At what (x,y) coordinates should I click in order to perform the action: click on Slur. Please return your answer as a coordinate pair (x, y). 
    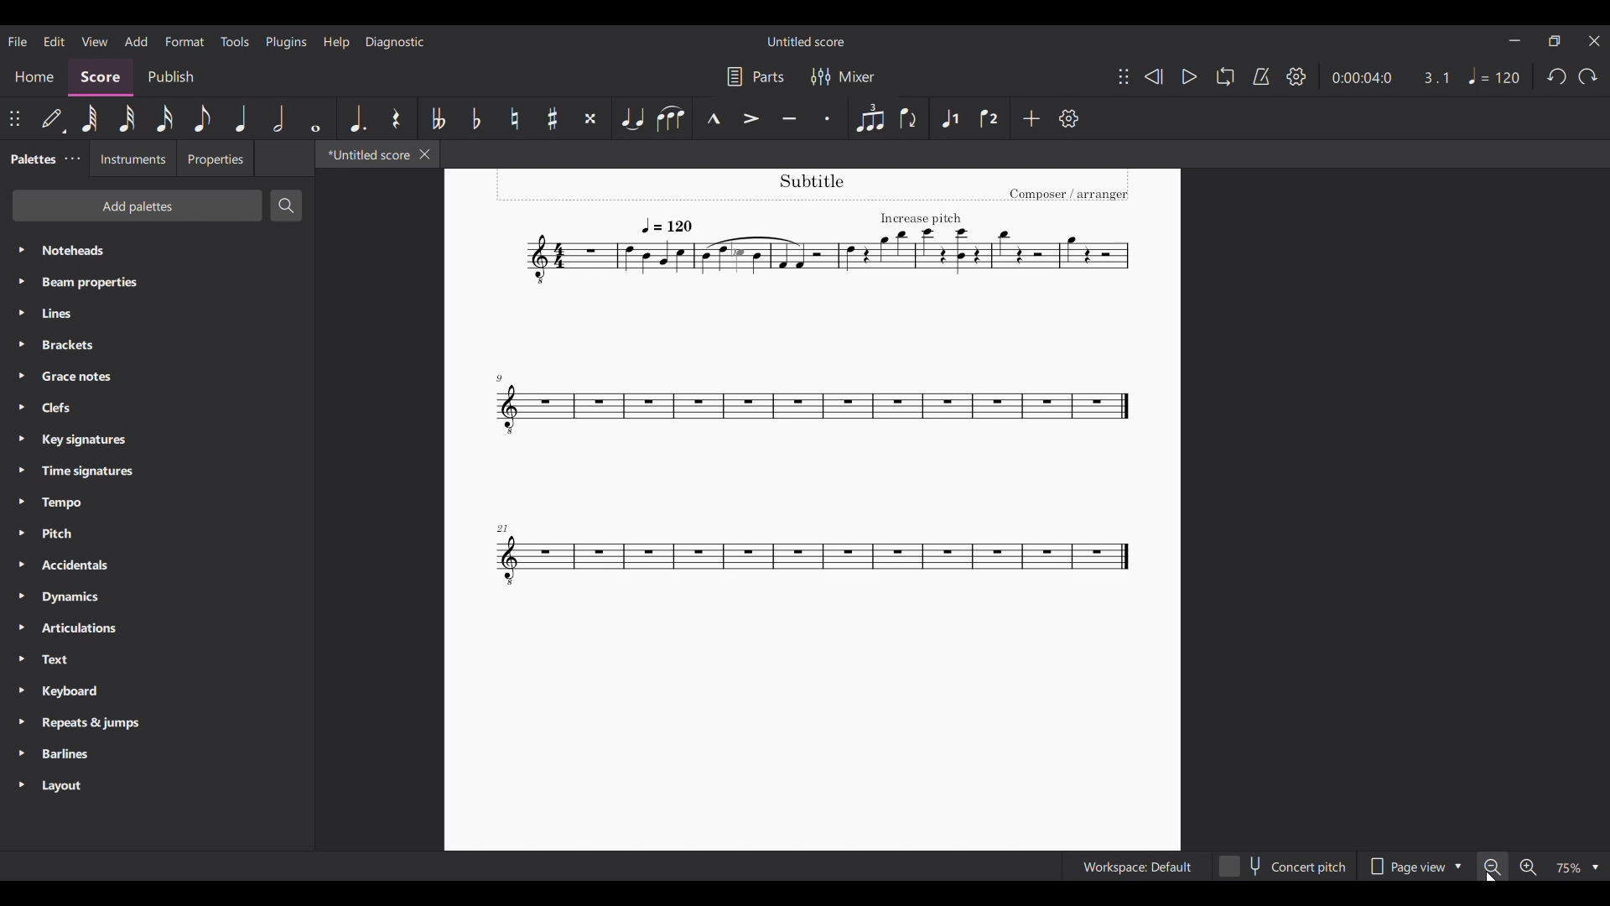
    Looking at the image, I should click on (671, 118).